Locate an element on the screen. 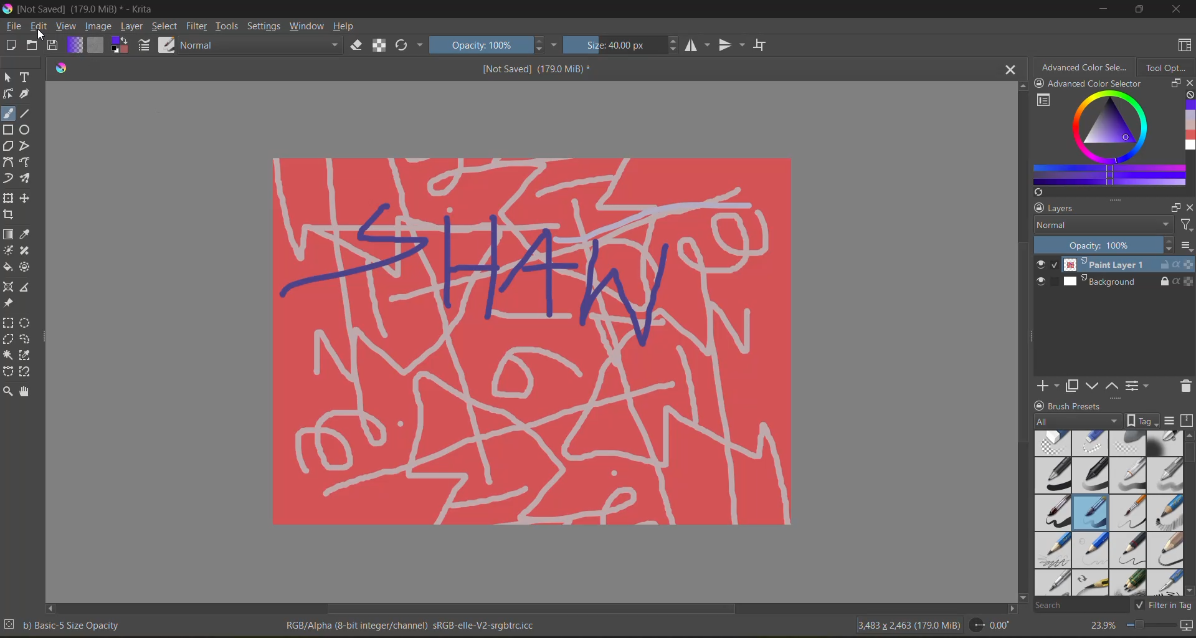  select is located at coordinates (164, 26).